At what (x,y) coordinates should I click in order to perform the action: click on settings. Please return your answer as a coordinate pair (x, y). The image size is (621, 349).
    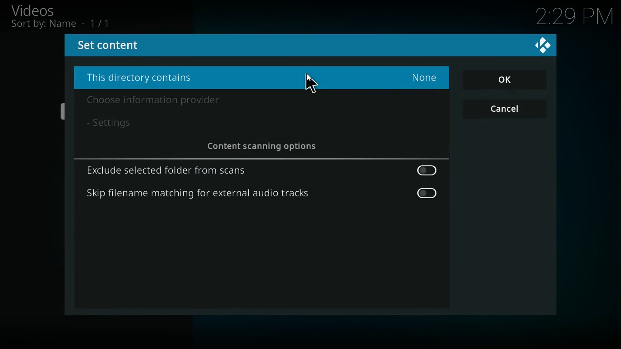
    Looking at the image, I should click on (119, 125).